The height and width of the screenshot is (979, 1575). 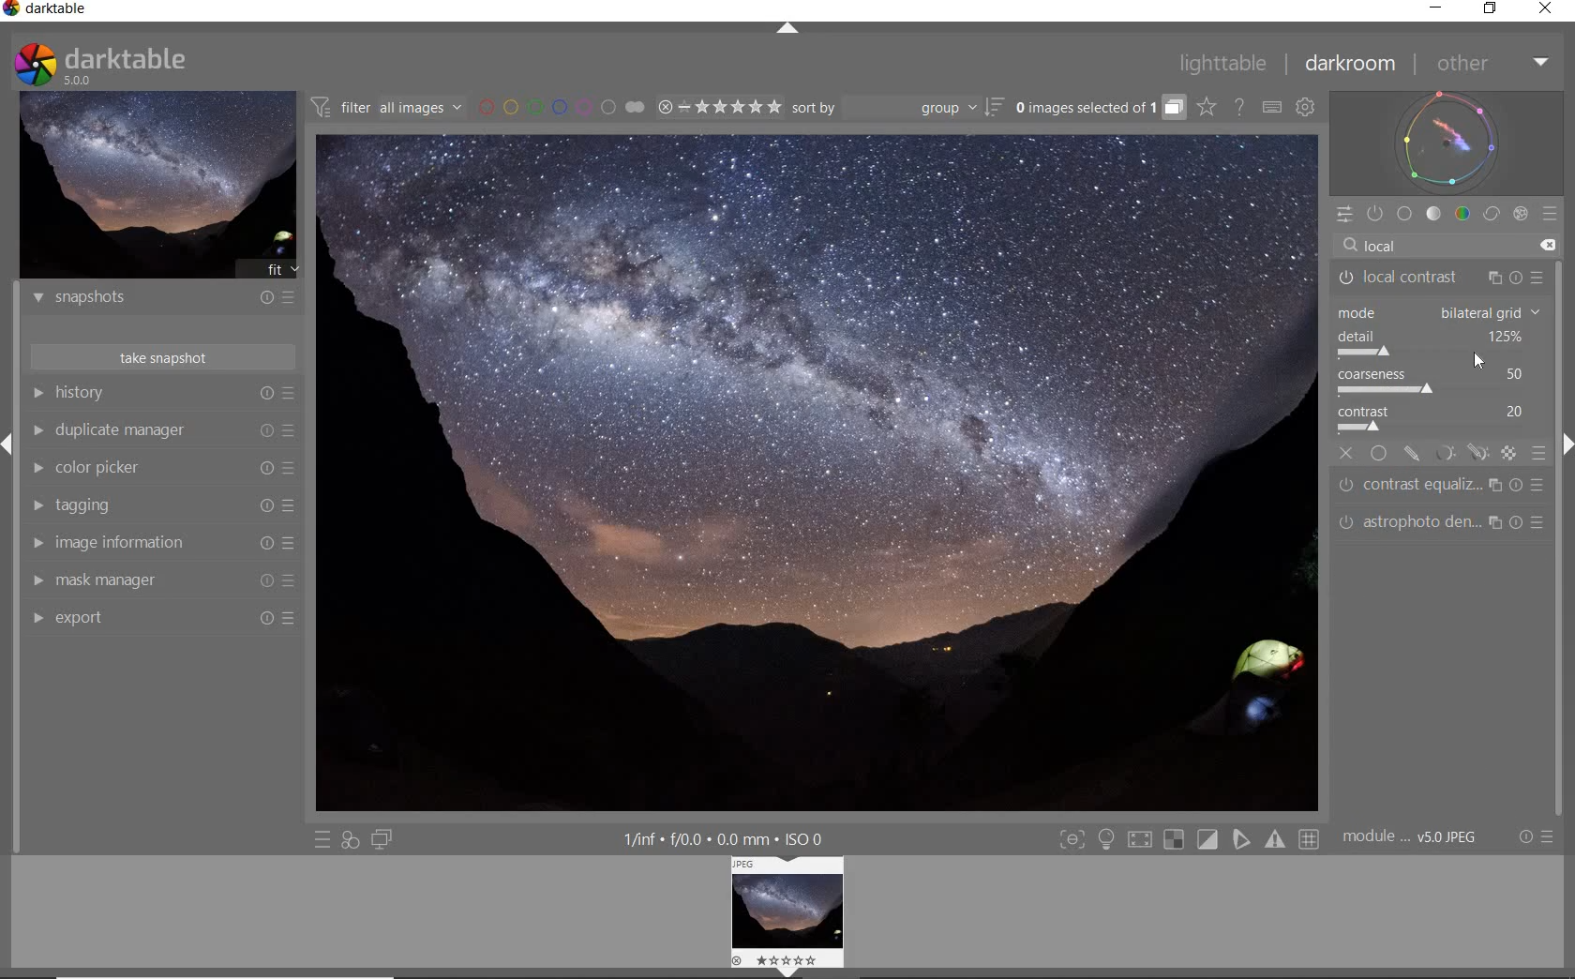 I want to click on reset parameters, so click(x=1518, y=485).